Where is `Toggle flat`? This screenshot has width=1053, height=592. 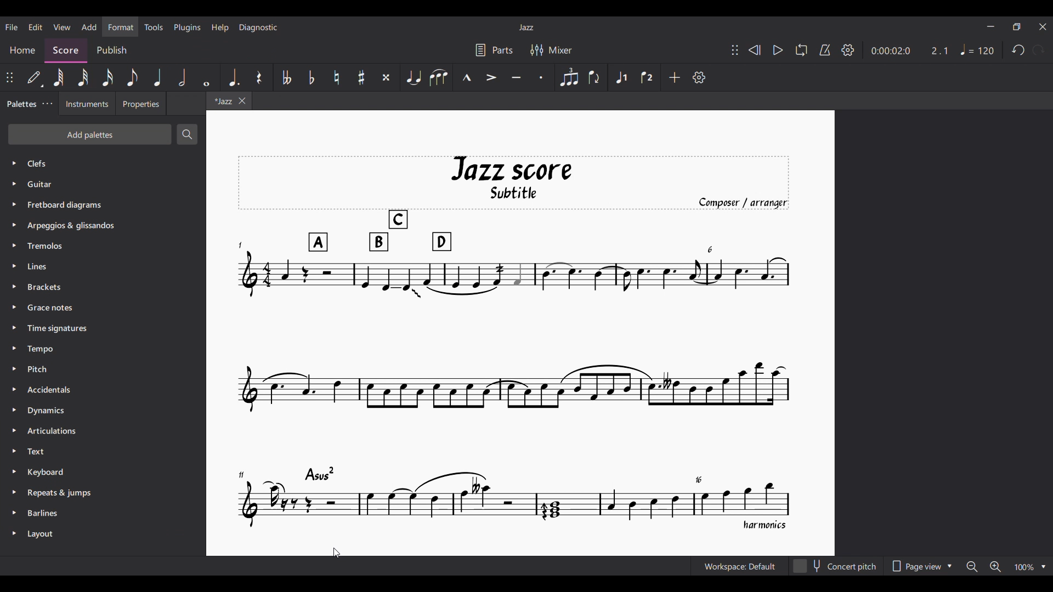 Toggle flat is located at coordinates (312, 77).